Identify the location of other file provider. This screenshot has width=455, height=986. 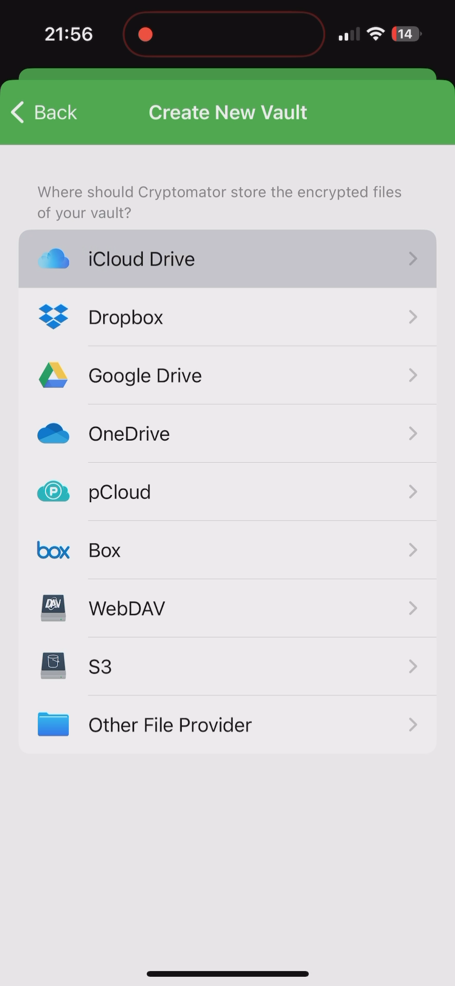
(227, 726).